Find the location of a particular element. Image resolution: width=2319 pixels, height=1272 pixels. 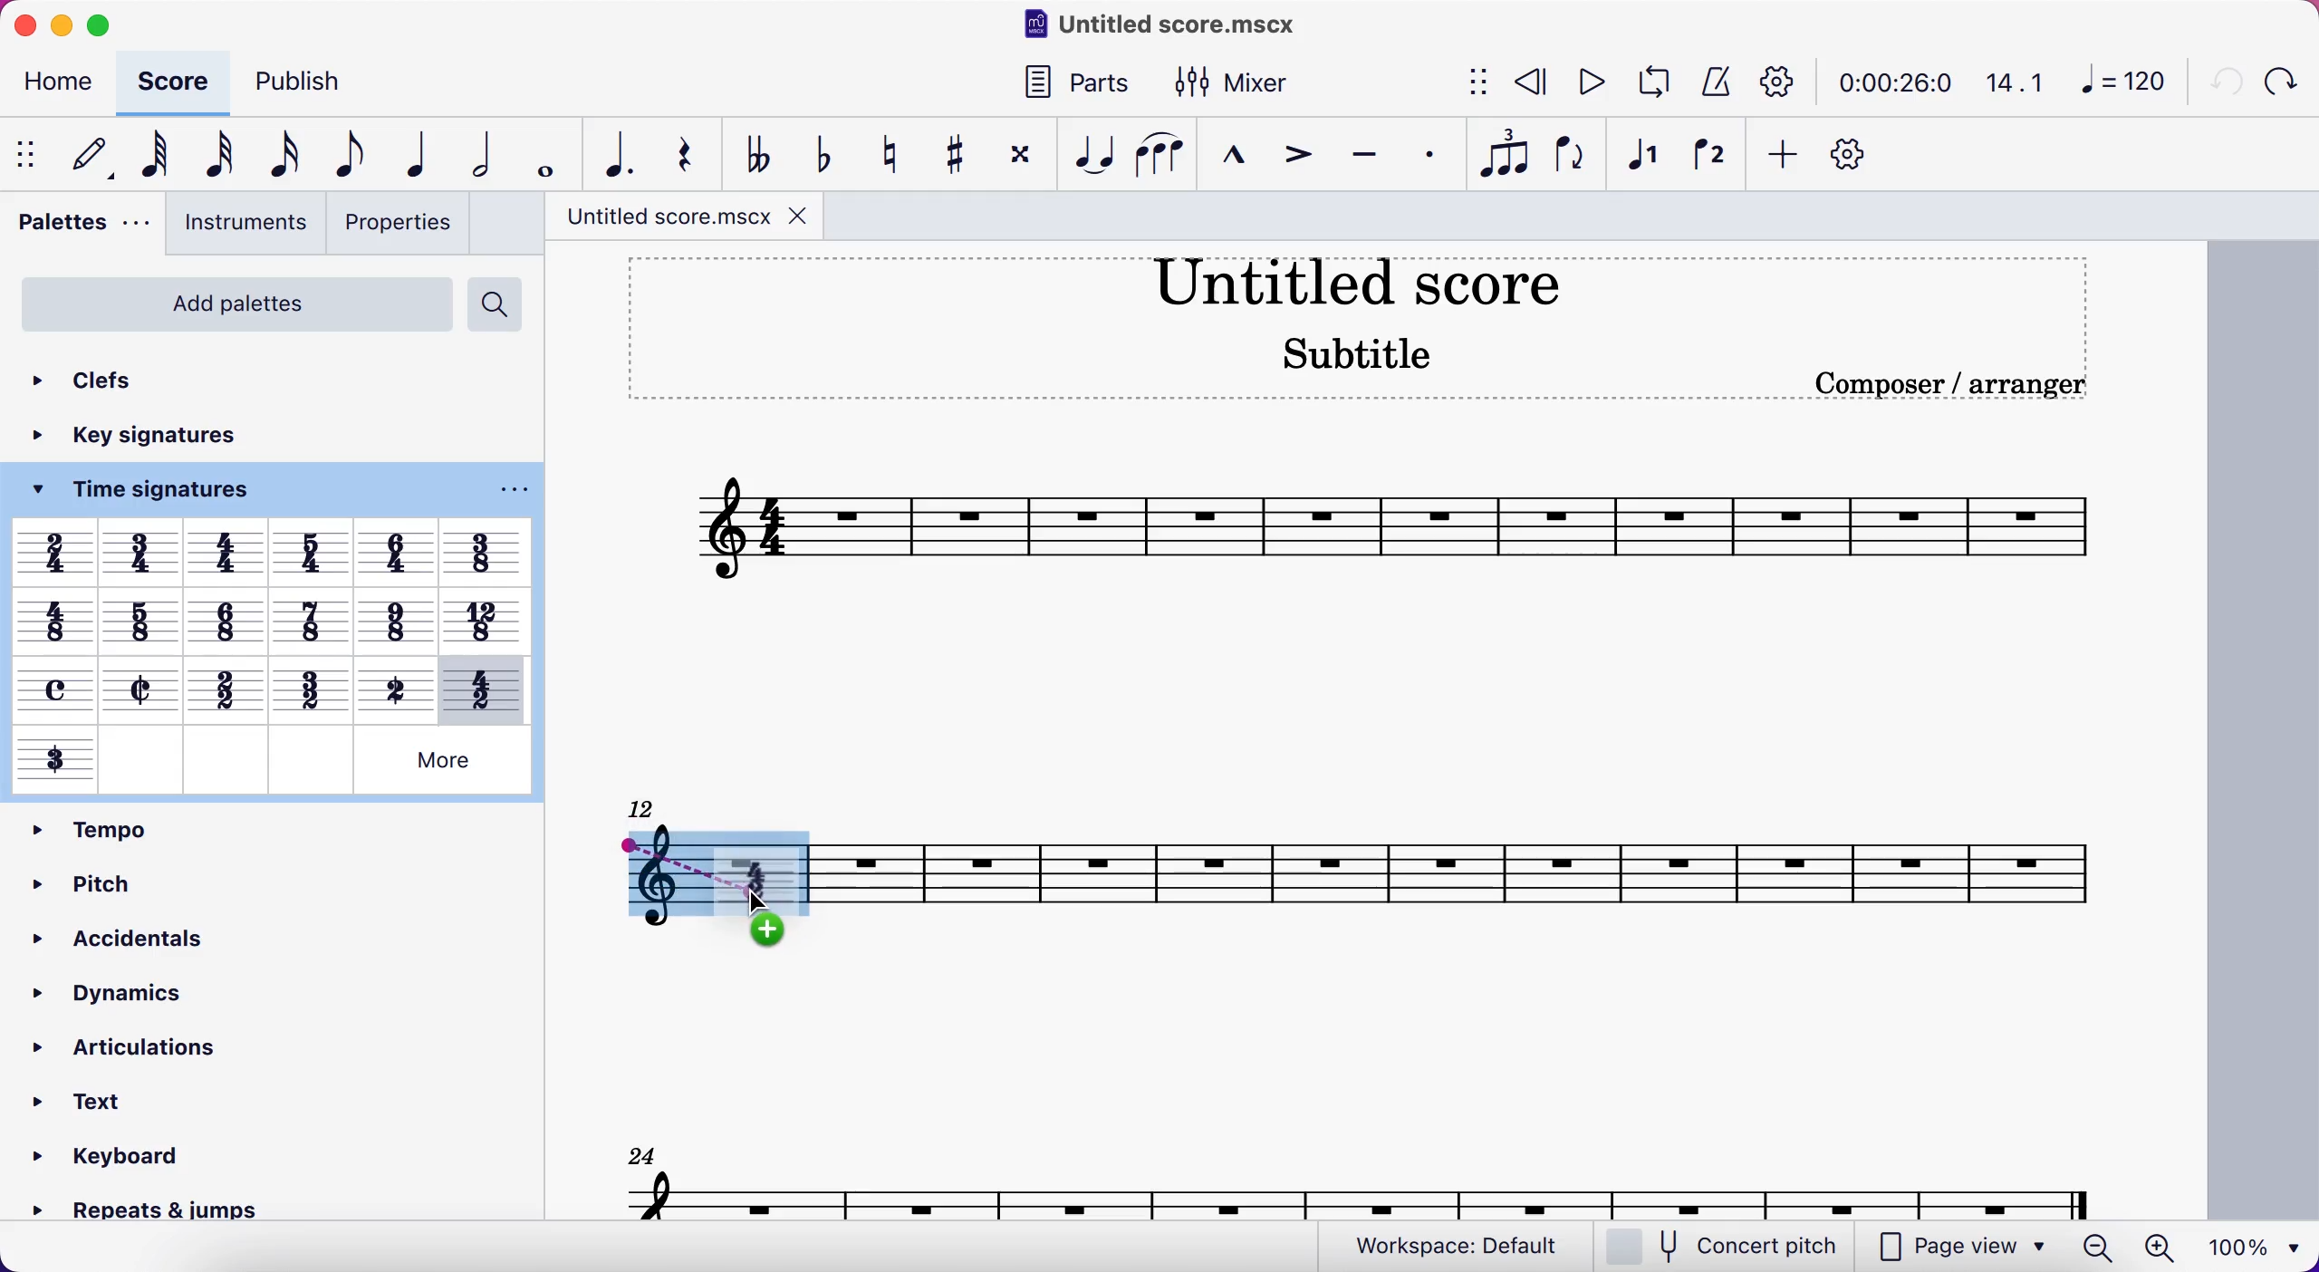

tenuto is located at coordinates (1357, 154).